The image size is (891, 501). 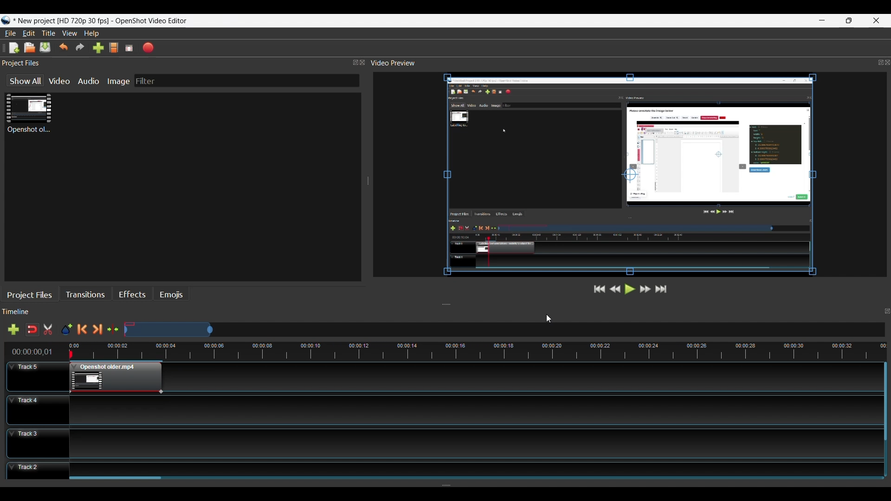 I want to click on Undo, so click(x=64, y=48).